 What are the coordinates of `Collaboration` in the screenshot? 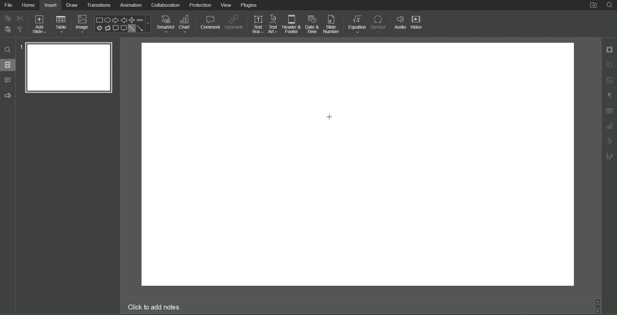 It's located at (165, 5).